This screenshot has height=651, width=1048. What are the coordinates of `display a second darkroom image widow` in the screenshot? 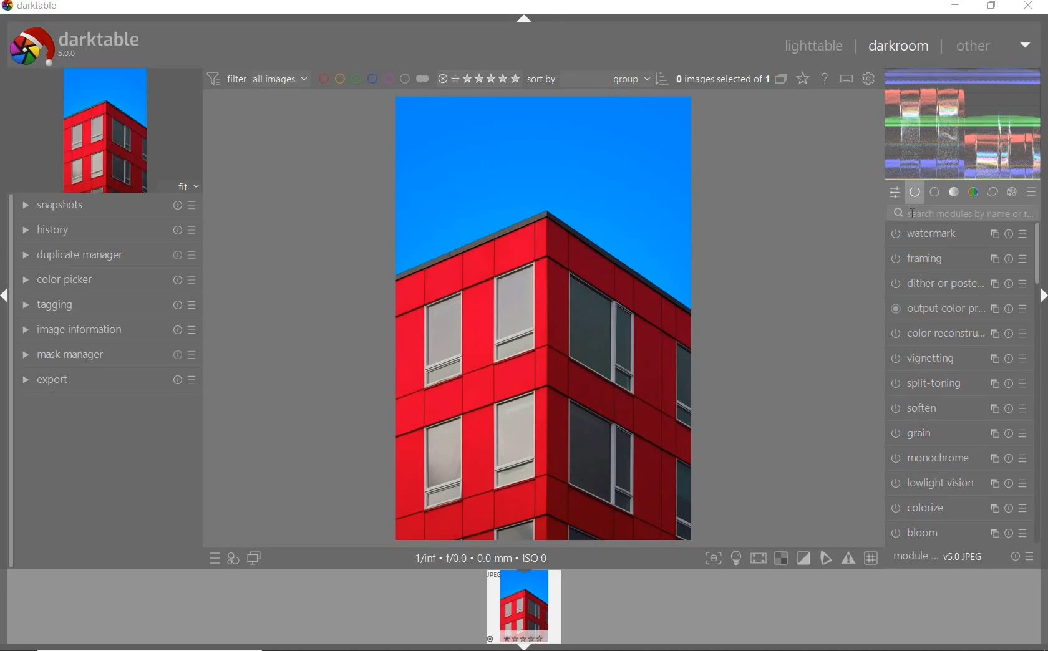 It's located at (254, 557).